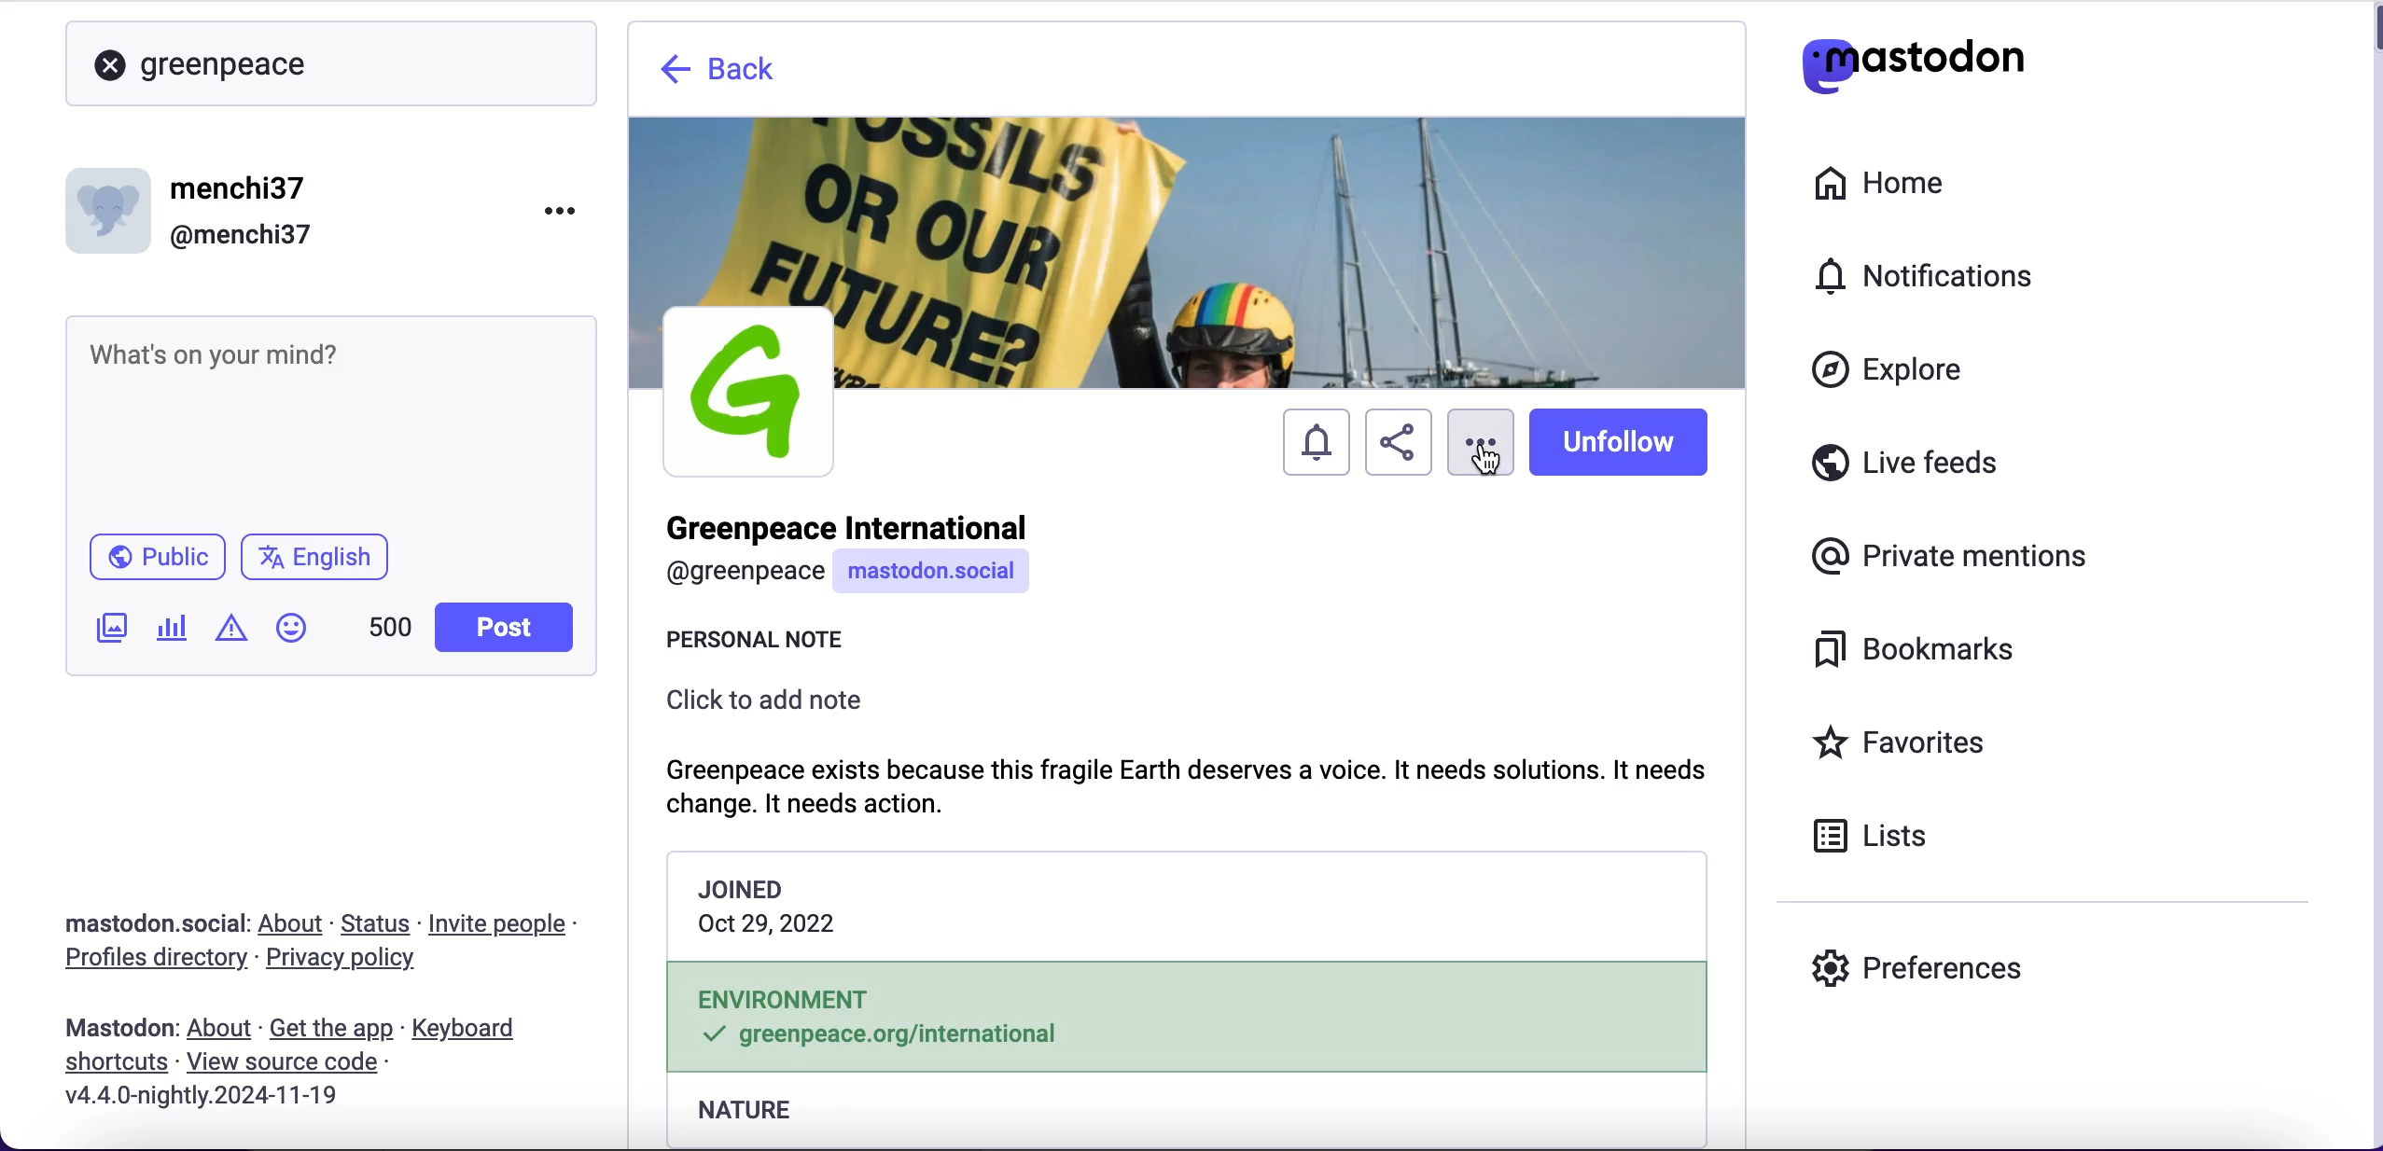 This screenshot has width=2383, height=1151. Describe the element at coordinates (721, 75) in the screenshot. I see `back` at that location.